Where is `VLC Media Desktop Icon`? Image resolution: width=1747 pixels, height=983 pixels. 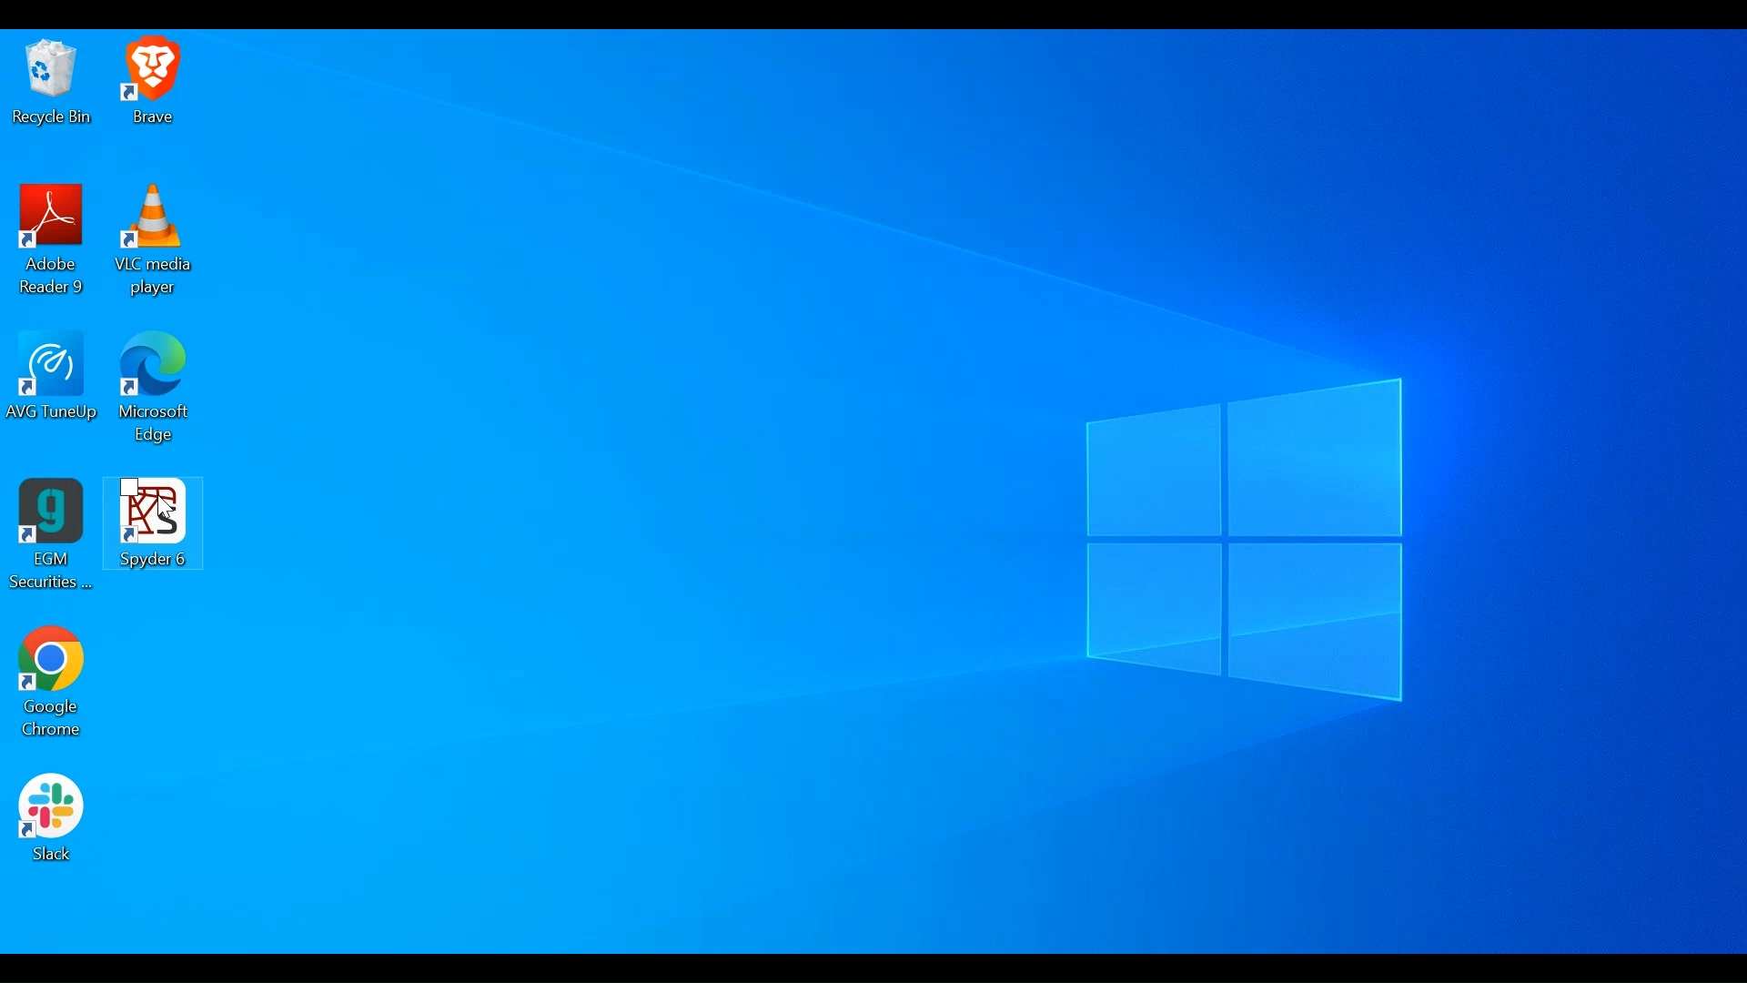 VLC Media Desktop Icon is located at coordinates (147, 239).